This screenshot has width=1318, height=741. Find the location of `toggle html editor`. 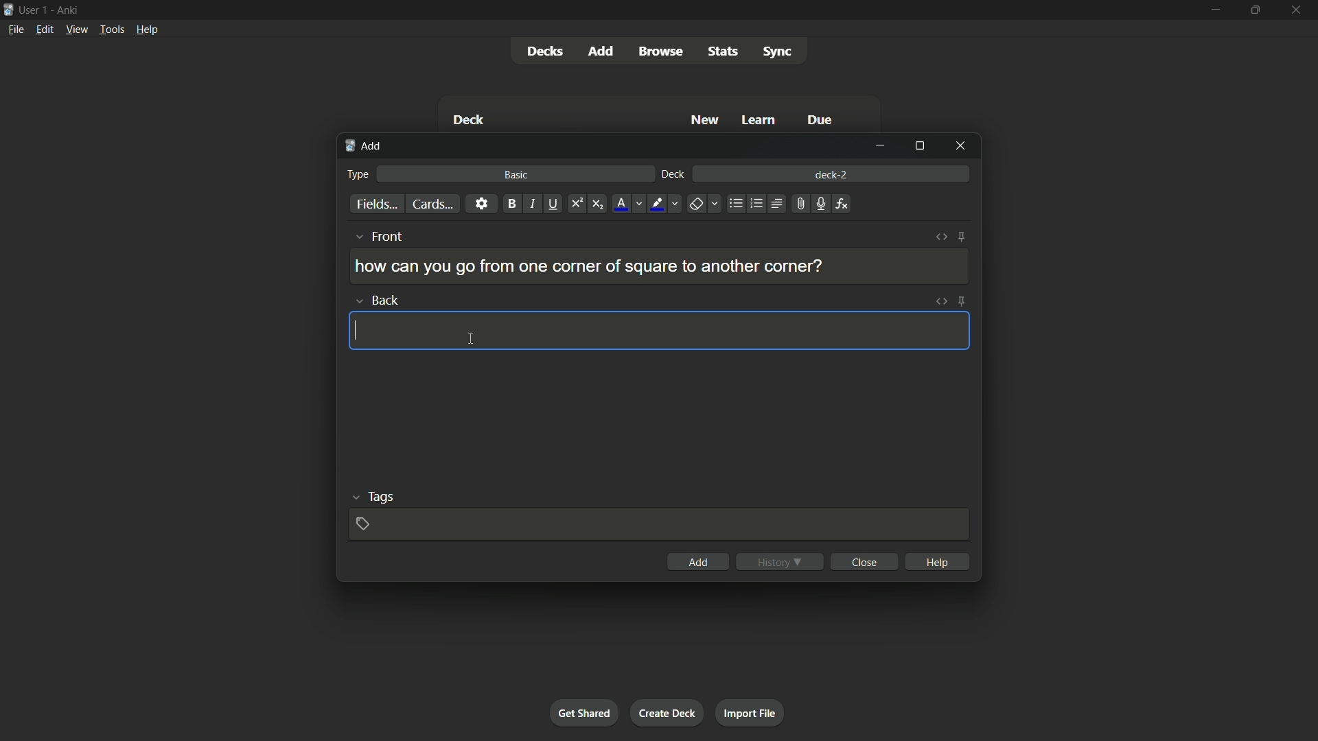

toggle html editor is located at coordinates (944, 235).